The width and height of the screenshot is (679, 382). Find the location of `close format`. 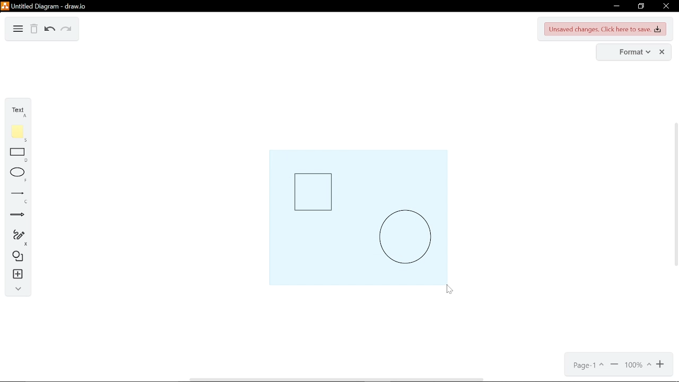

close format is located at coordinates (661, 52).